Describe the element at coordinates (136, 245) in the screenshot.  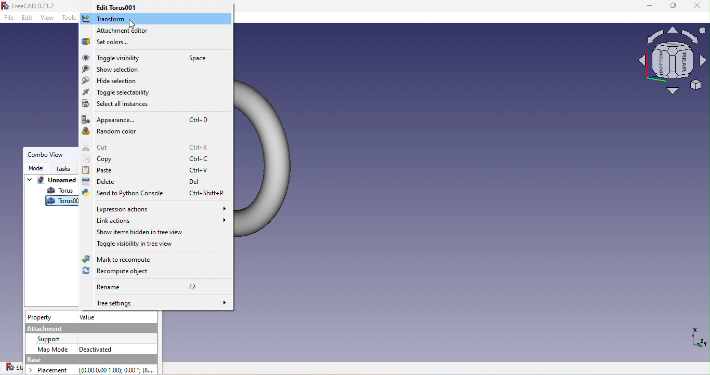
I see `Toggle visibility in tree view` at that location.